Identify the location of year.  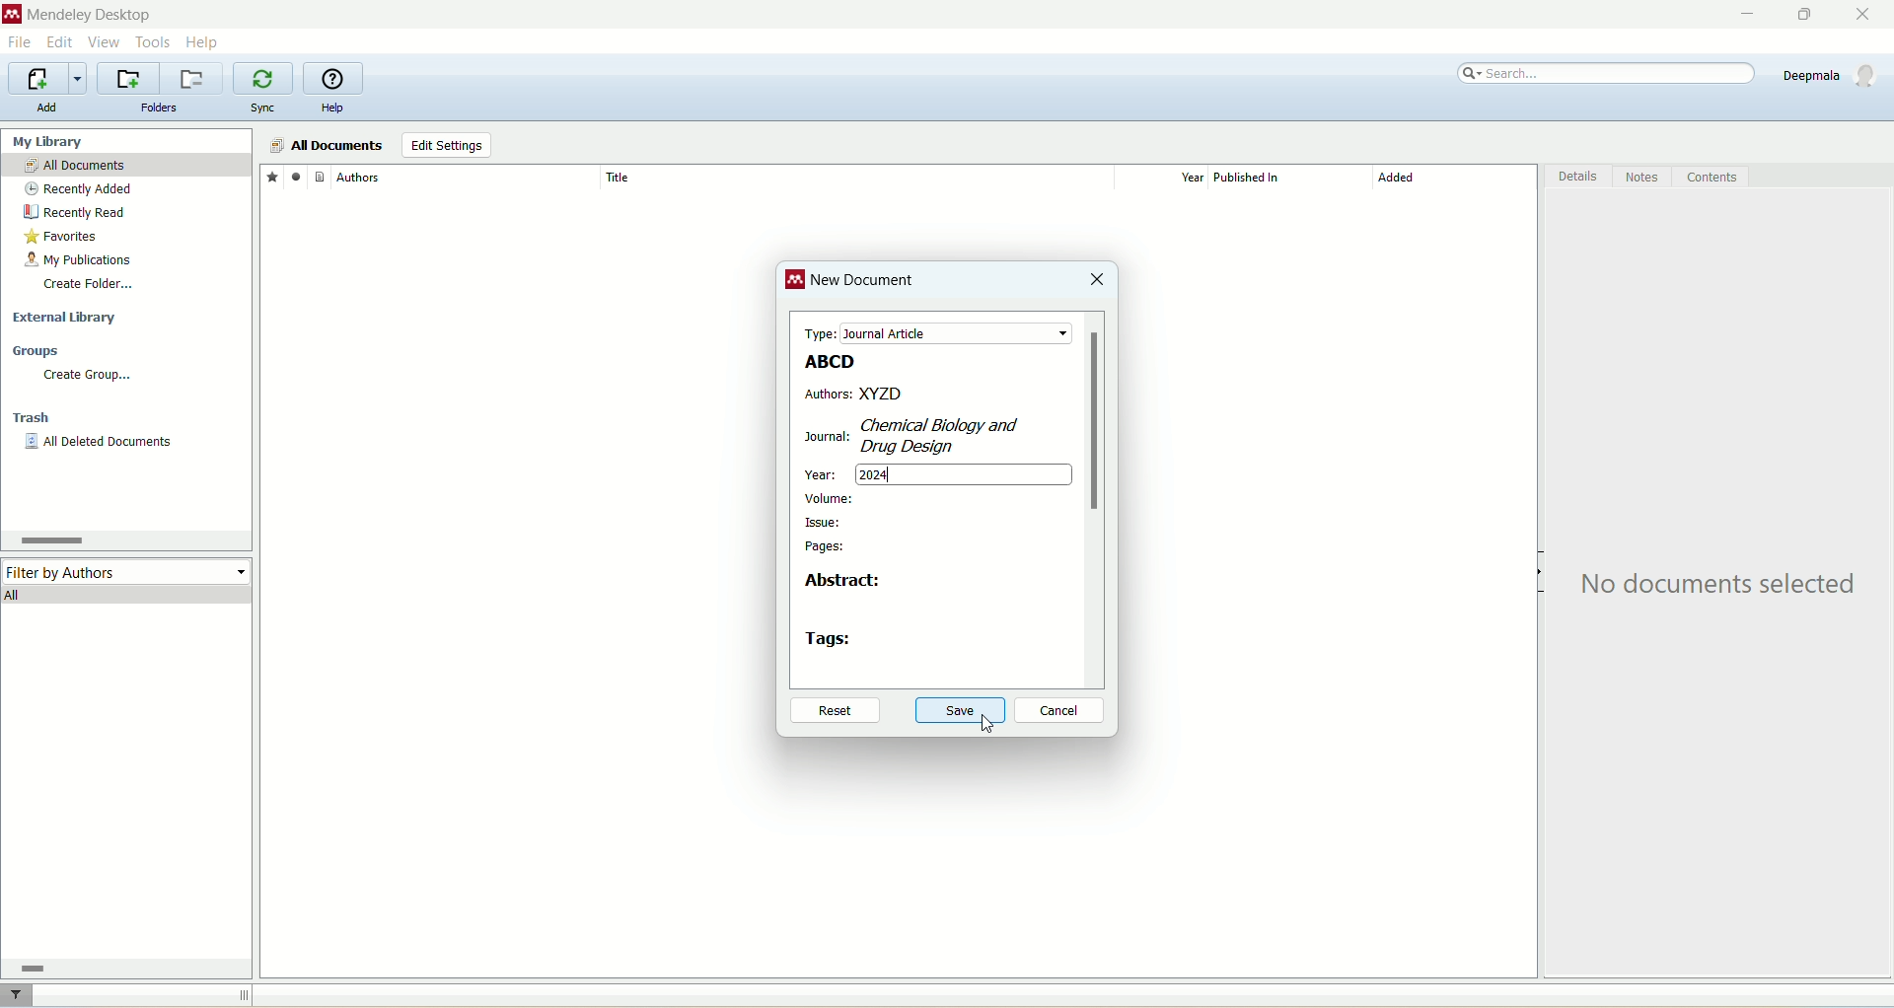
(824, 470).